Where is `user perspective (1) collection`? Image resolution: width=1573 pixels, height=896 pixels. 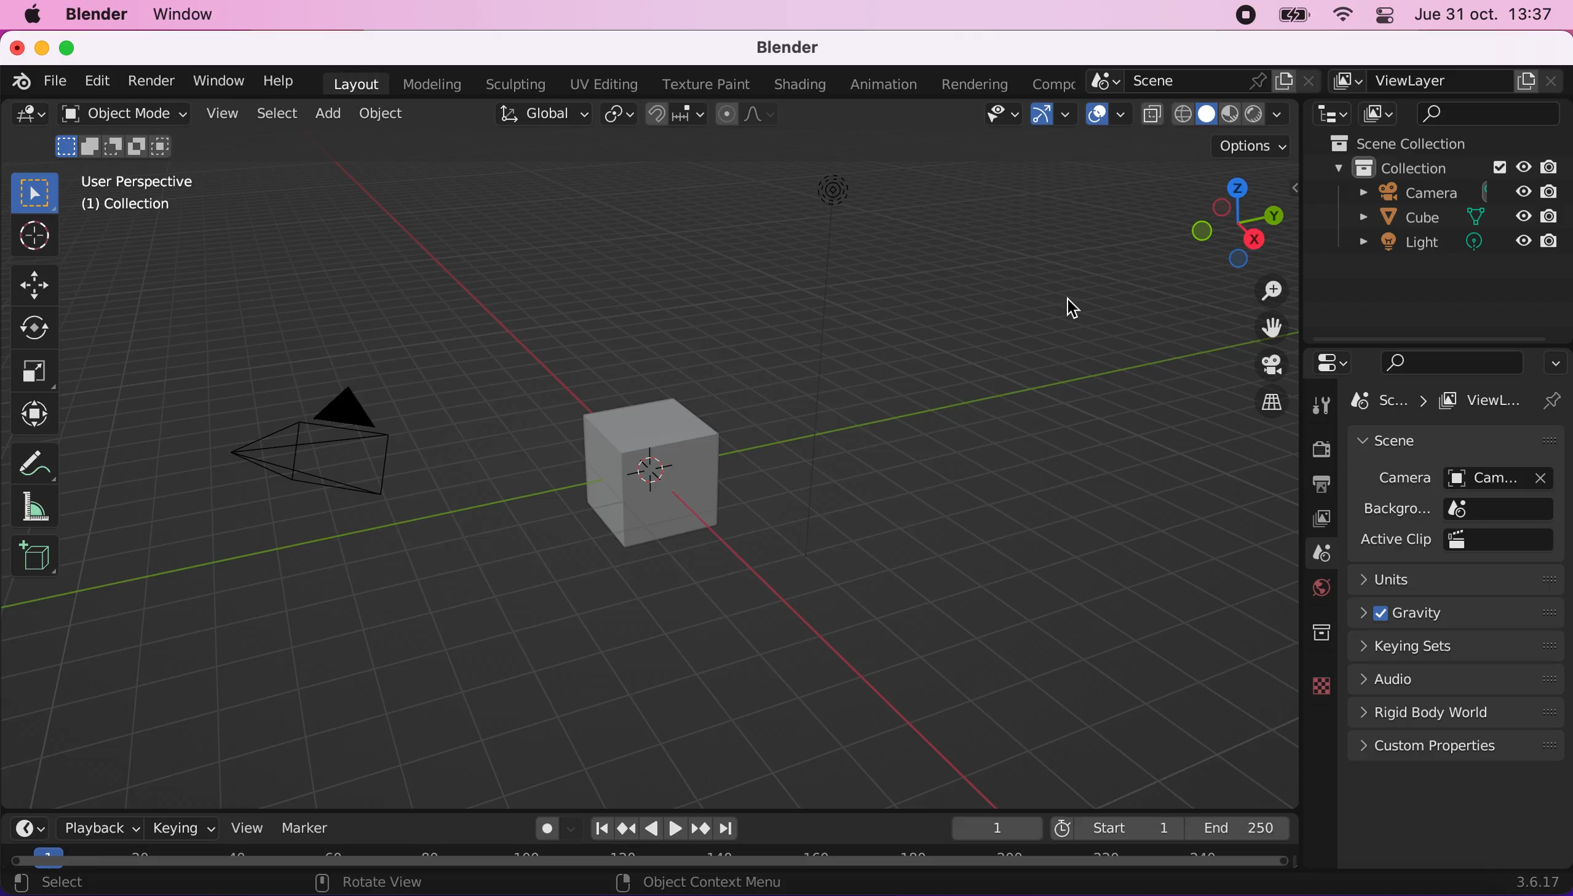
user perspective (1) collection is located at coordinates (148, 194).